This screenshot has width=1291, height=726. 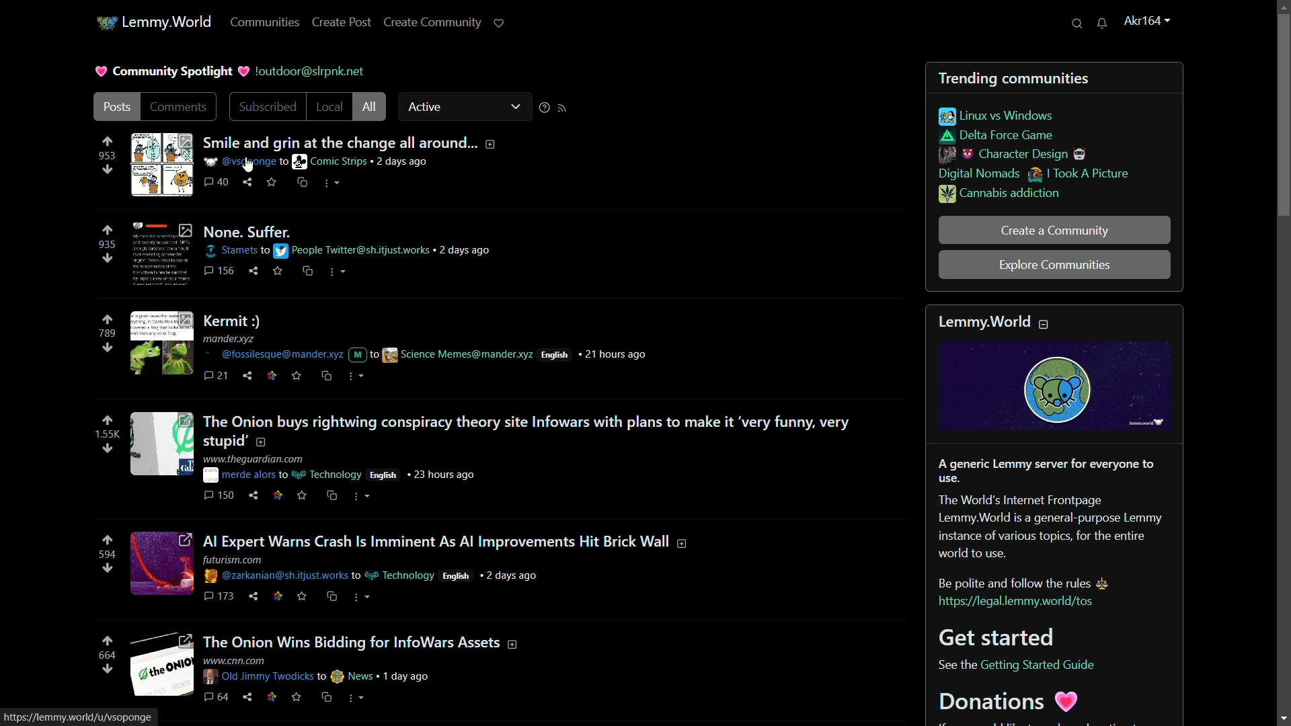 What do you see at coordinates (280, 272) in the screenshot?
I see `save` at bounding box center [280, 272].